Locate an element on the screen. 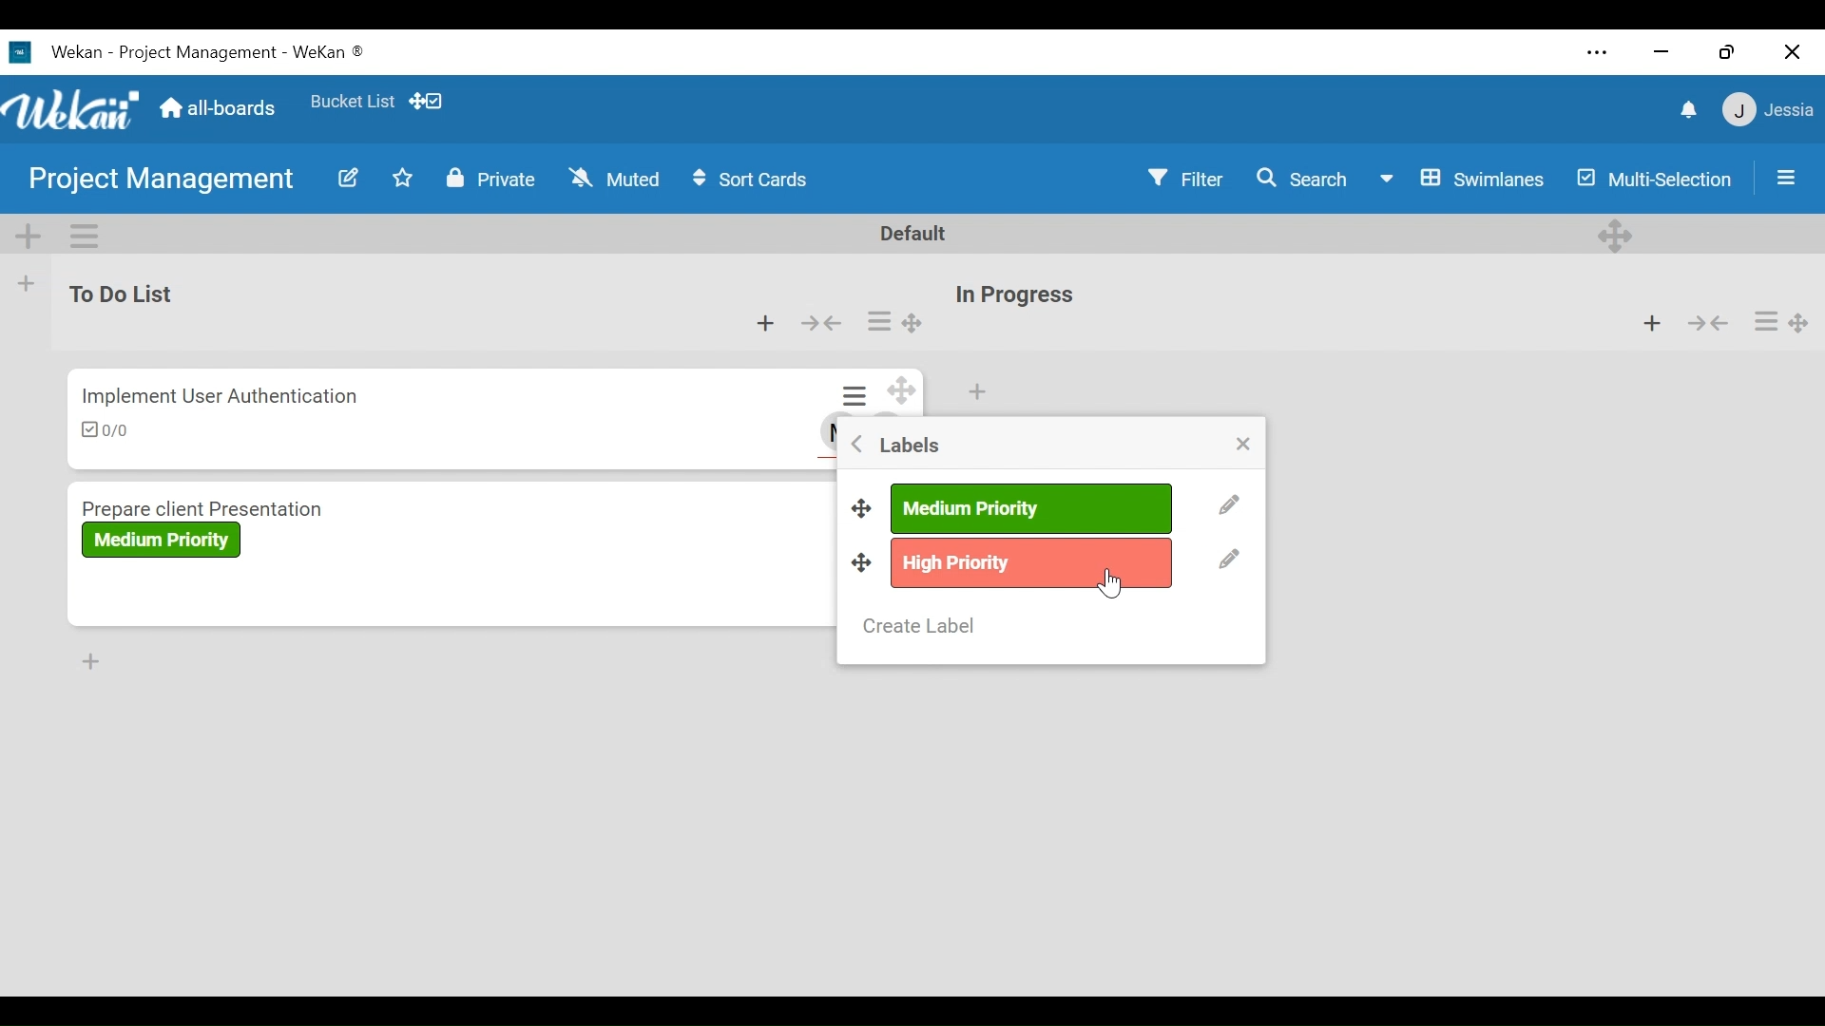 The height and width of the screenshot is (1026, 1825). Desktop drag handle is located at coordinates (913, 324).